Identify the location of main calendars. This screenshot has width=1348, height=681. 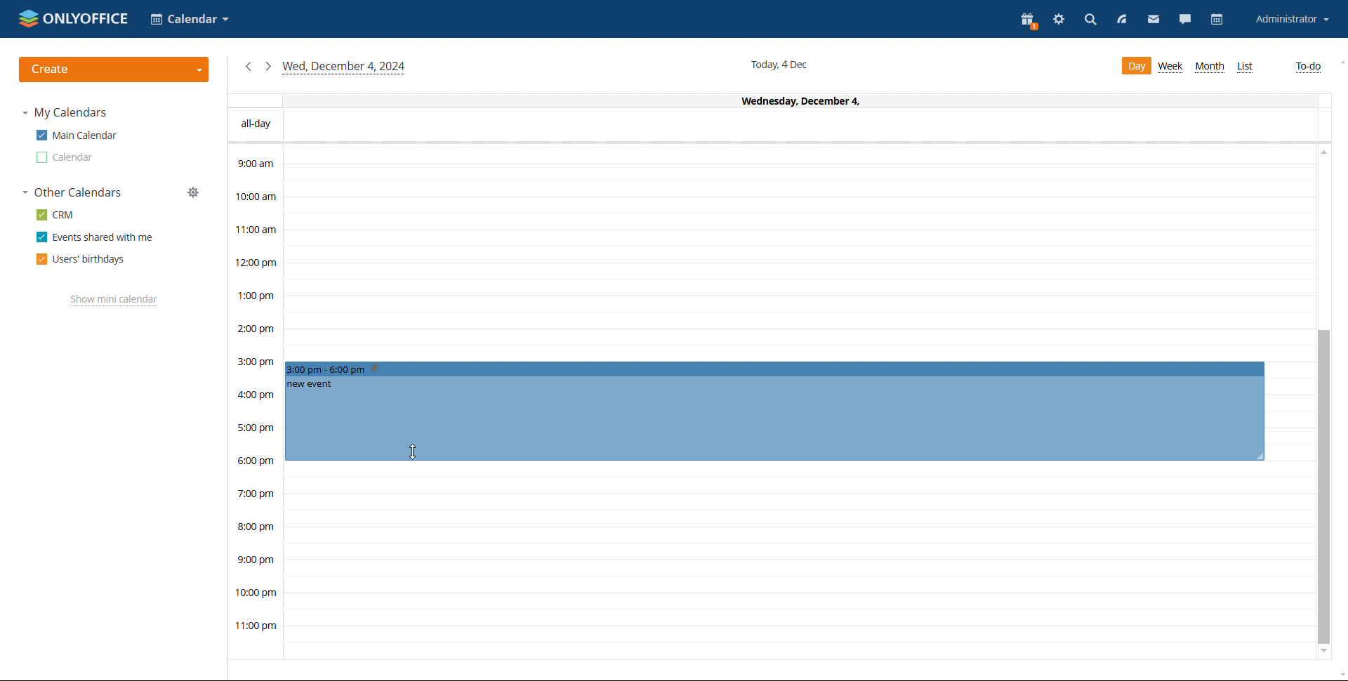
(76, 135).